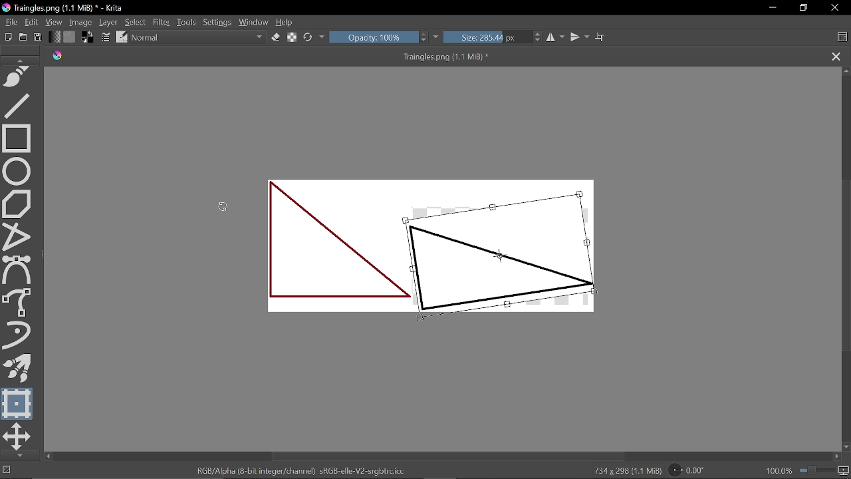 This screenshot has width=851, height=479. I want to click on Multibrush tool, so click(18, 369).